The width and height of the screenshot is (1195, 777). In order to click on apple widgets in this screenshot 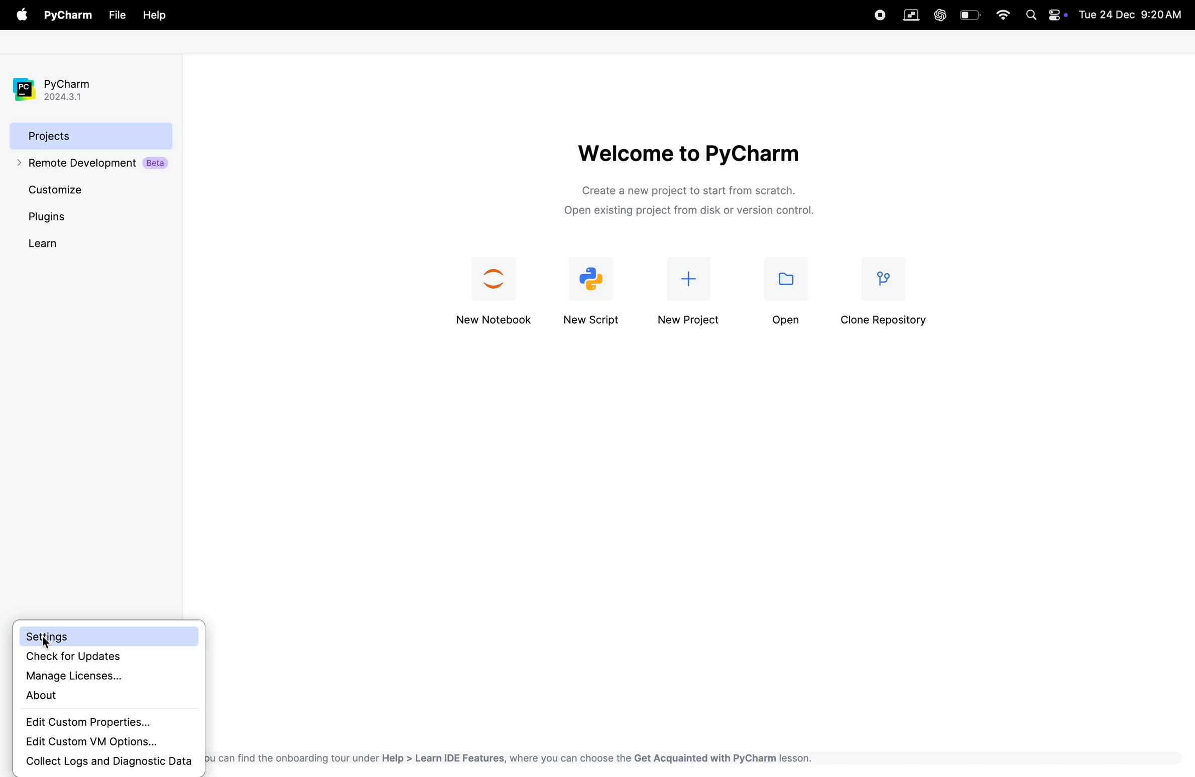, I will do `click(1058, 14)`.